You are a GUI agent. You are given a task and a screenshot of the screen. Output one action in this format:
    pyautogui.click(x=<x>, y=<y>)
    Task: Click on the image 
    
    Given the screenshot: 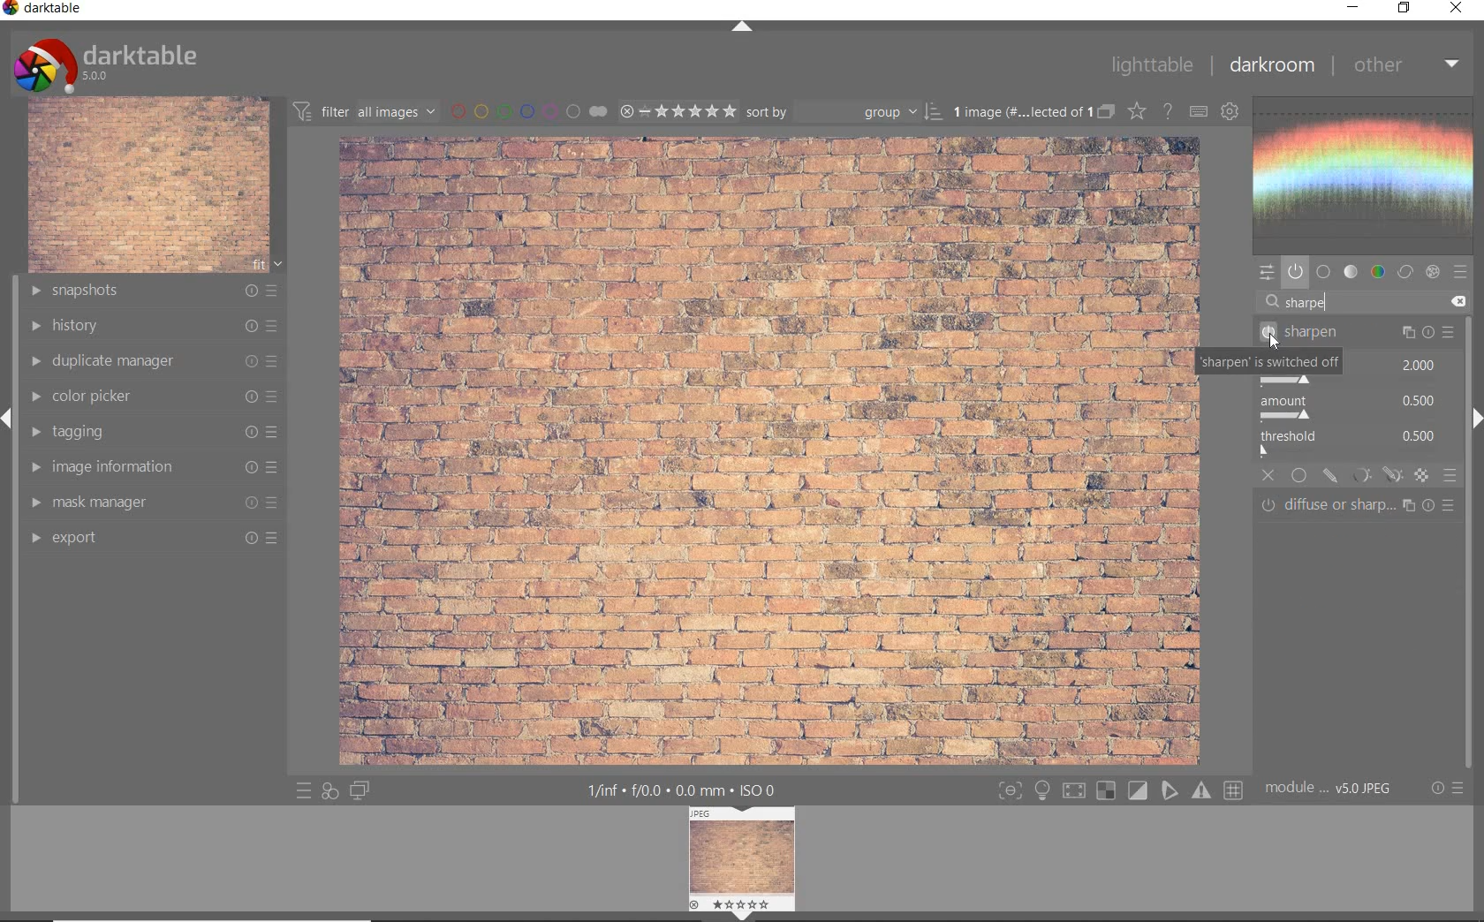 What is the action you would take?
    pyautogui.click(x=148, y=185)
    